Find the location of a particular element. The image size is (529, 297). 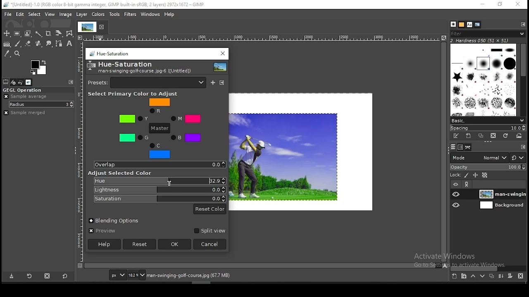

wrap transform is located at coordinates (69, 34).